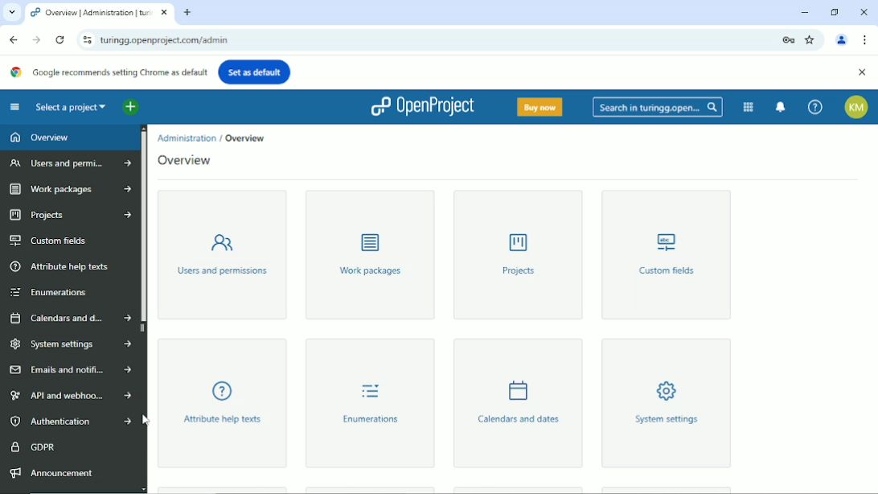  I want to click on hide sidebar, so click(144, 328).